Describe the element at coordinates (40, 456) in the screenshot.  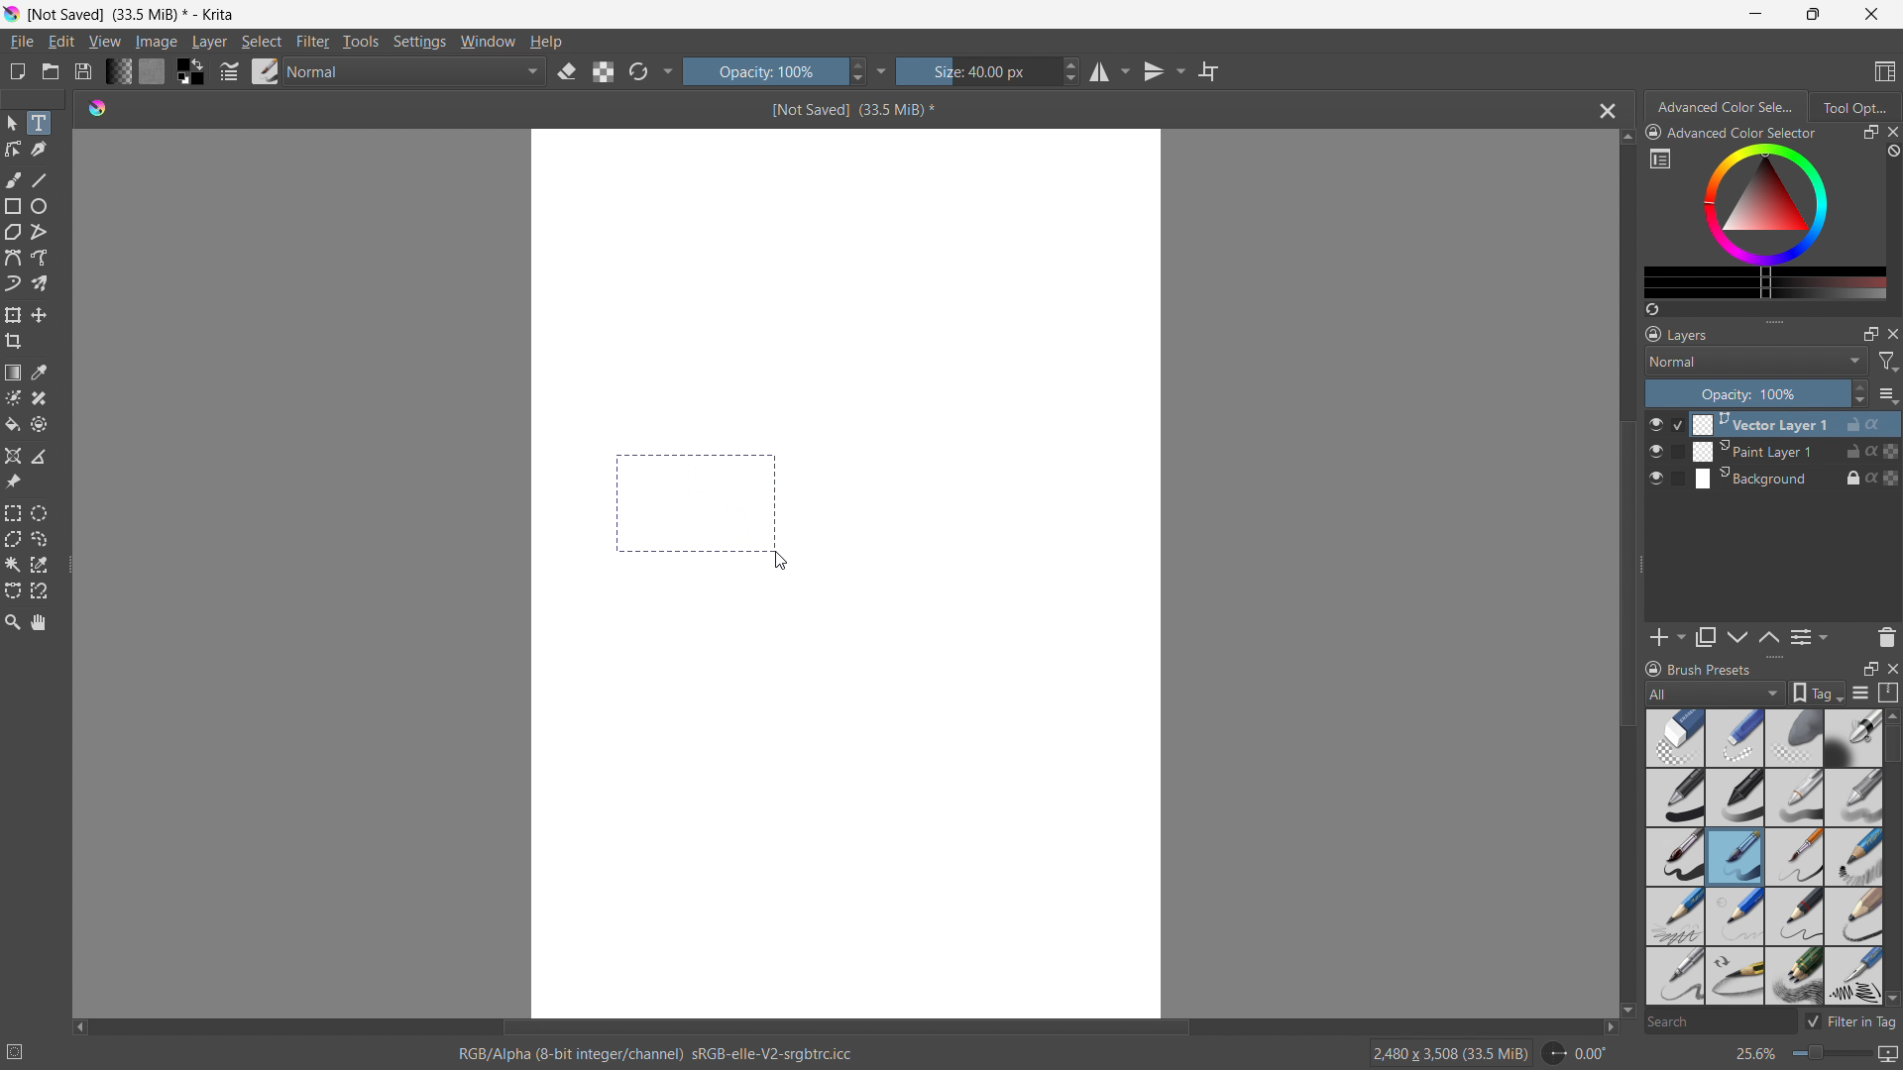
I see `measure the distance between two points` at that location.